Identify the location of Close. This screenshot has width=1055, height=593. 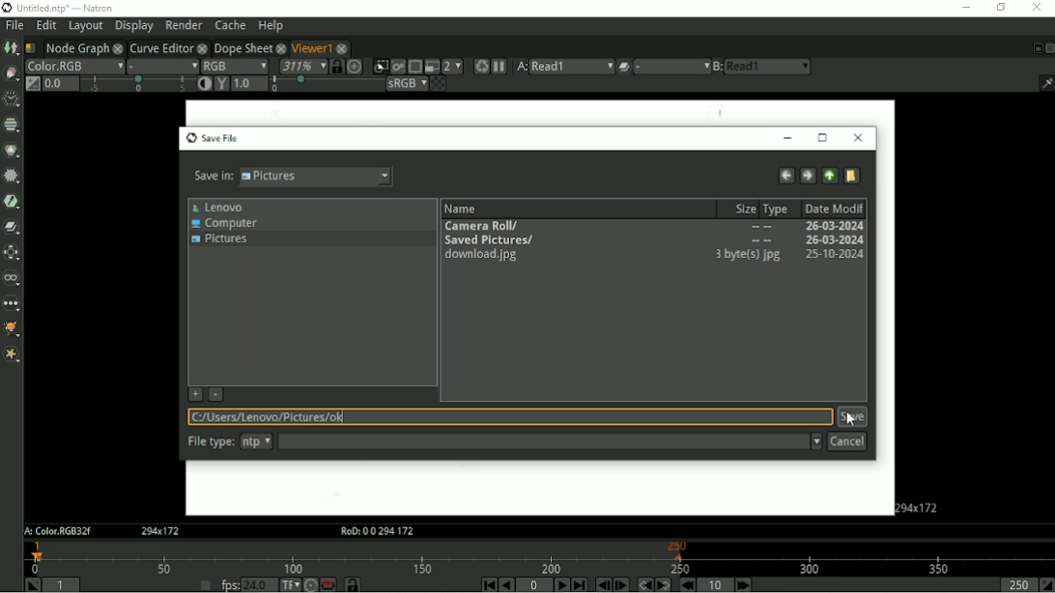
(858, 138).